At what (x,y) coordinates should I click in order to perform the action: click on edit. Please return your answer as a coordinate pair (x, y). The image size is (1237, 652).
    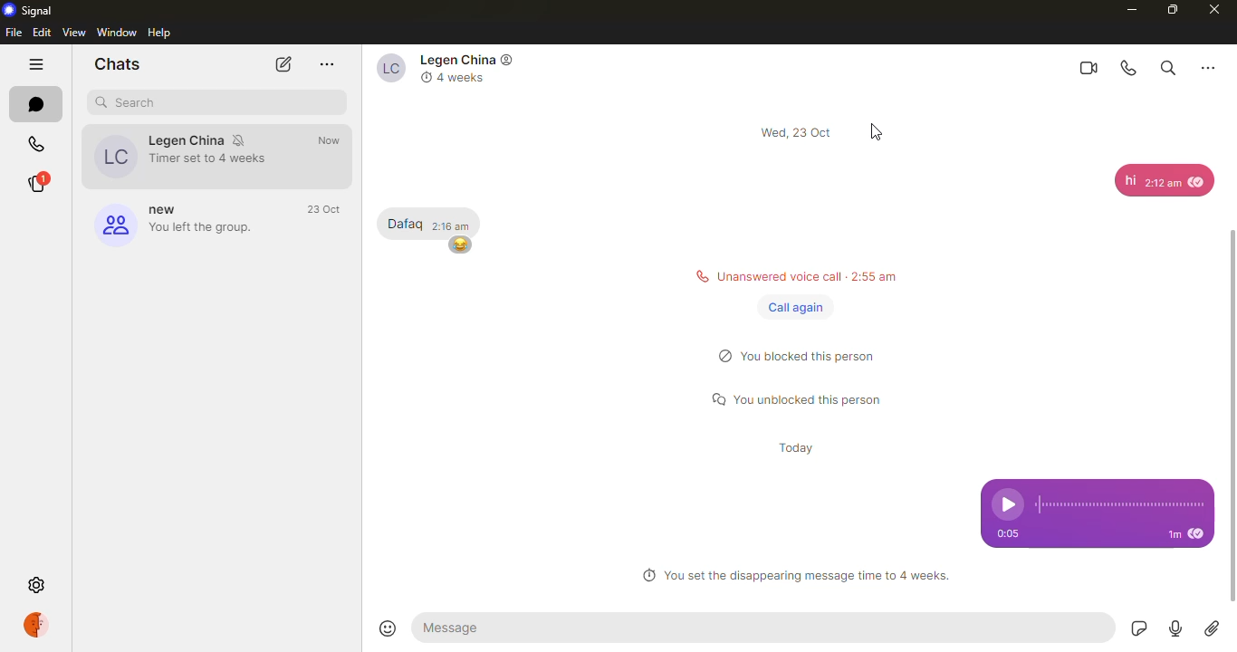
    Looking at the image, I should click on (41, 34).